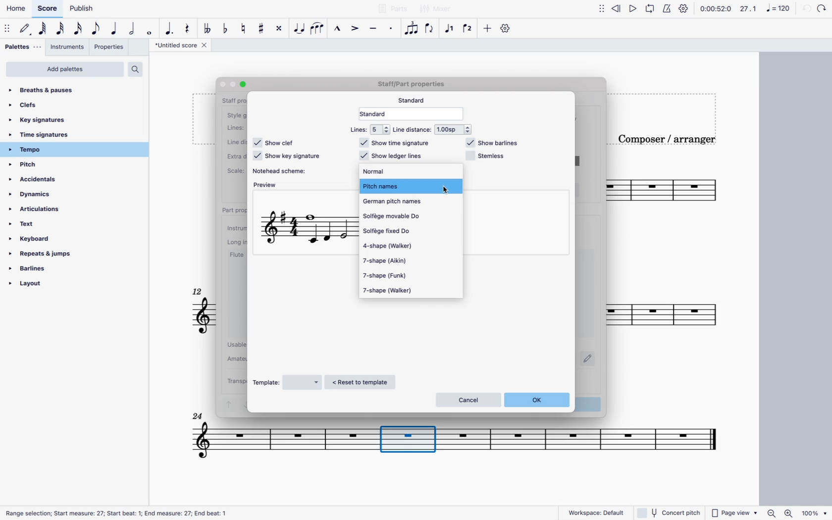  Describe the element at coordinates (367, 129) in the screenshot. I see `lines` at that location.